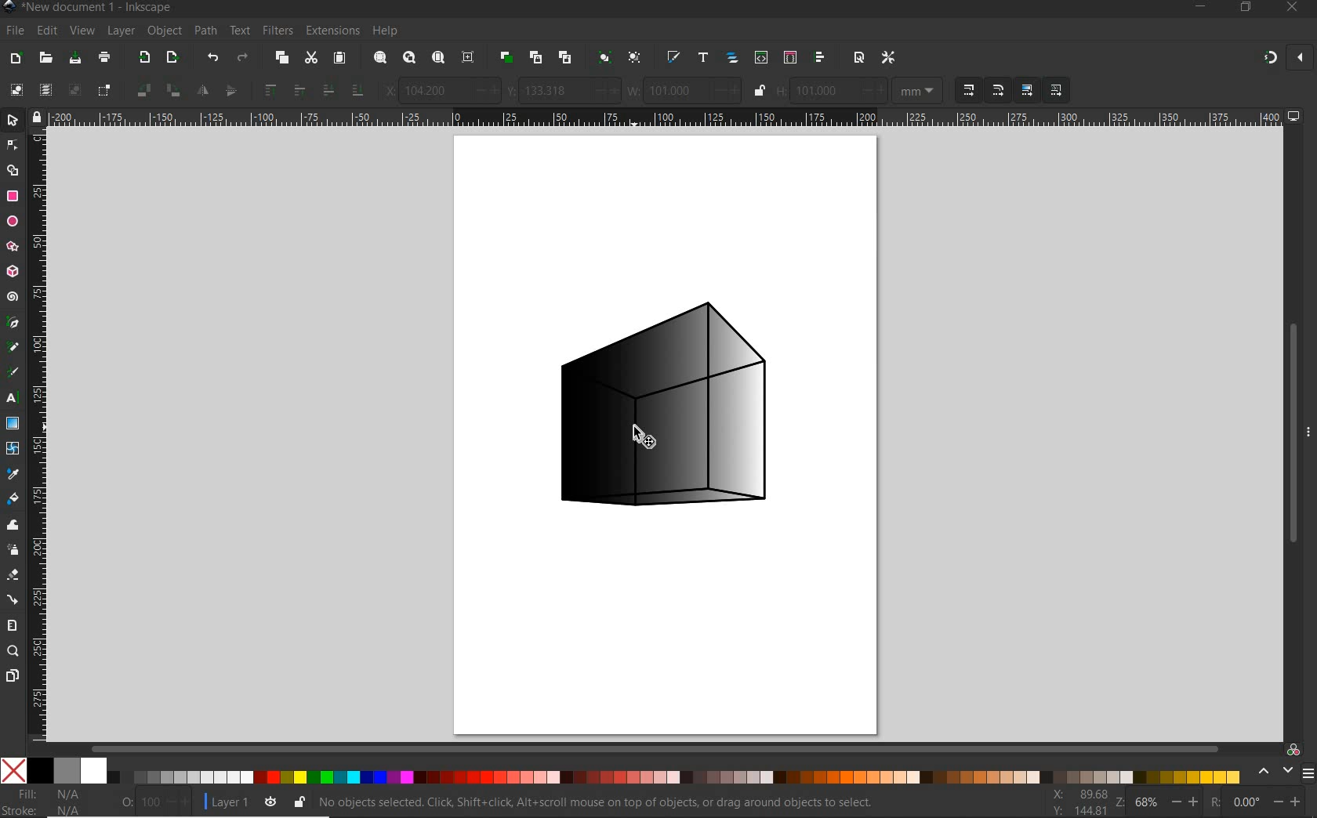 The width and height of the screenshot is (1317, 818). What do you see at coordinates (506, 58) in the screenshot?
I see `DUPLICATE` at bounding box center [506, 58].